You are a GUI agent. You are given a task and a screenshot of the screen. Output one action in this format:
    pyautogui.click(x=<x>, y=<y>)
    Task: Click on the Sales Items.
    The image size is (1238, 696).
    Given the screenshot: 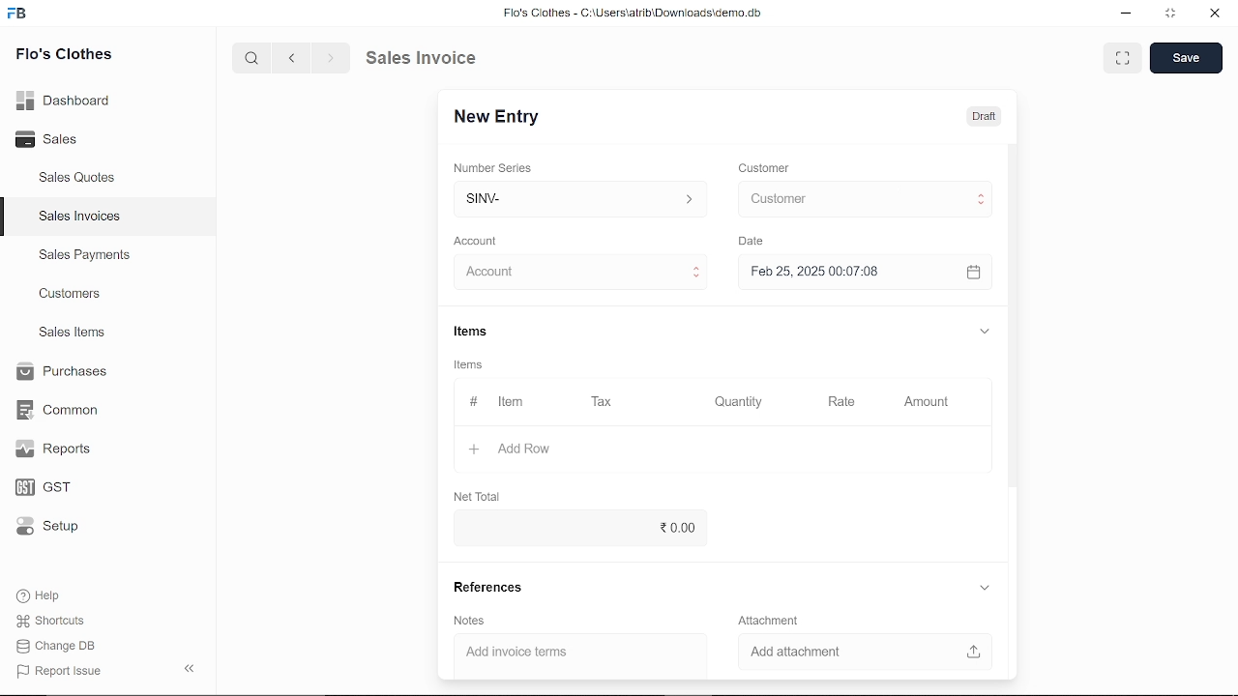 What is the action you would take?
    pyautogui.click(x=74, y=333)
    